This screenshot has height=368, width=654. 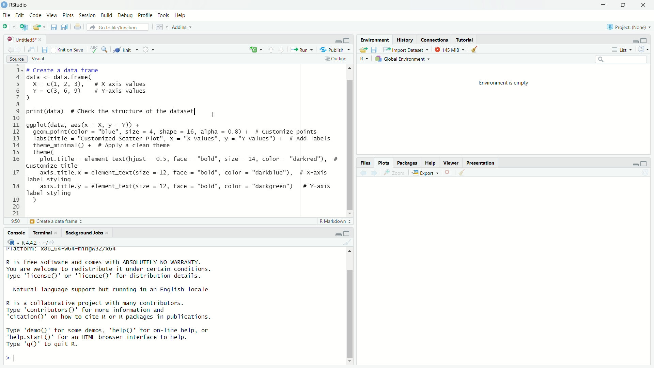 What do you see at coordinates (8, 26) in the screenshot?
I see `New File` at bounding box center [8, 26].